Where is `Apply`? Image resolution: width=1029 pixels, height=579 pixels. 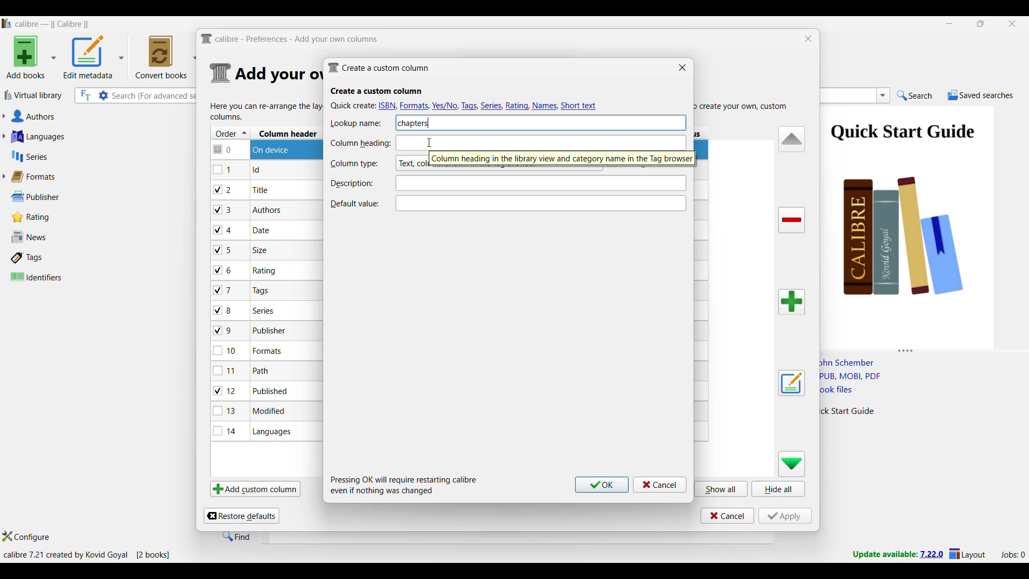
Apply is located at coordinates (785, 516).